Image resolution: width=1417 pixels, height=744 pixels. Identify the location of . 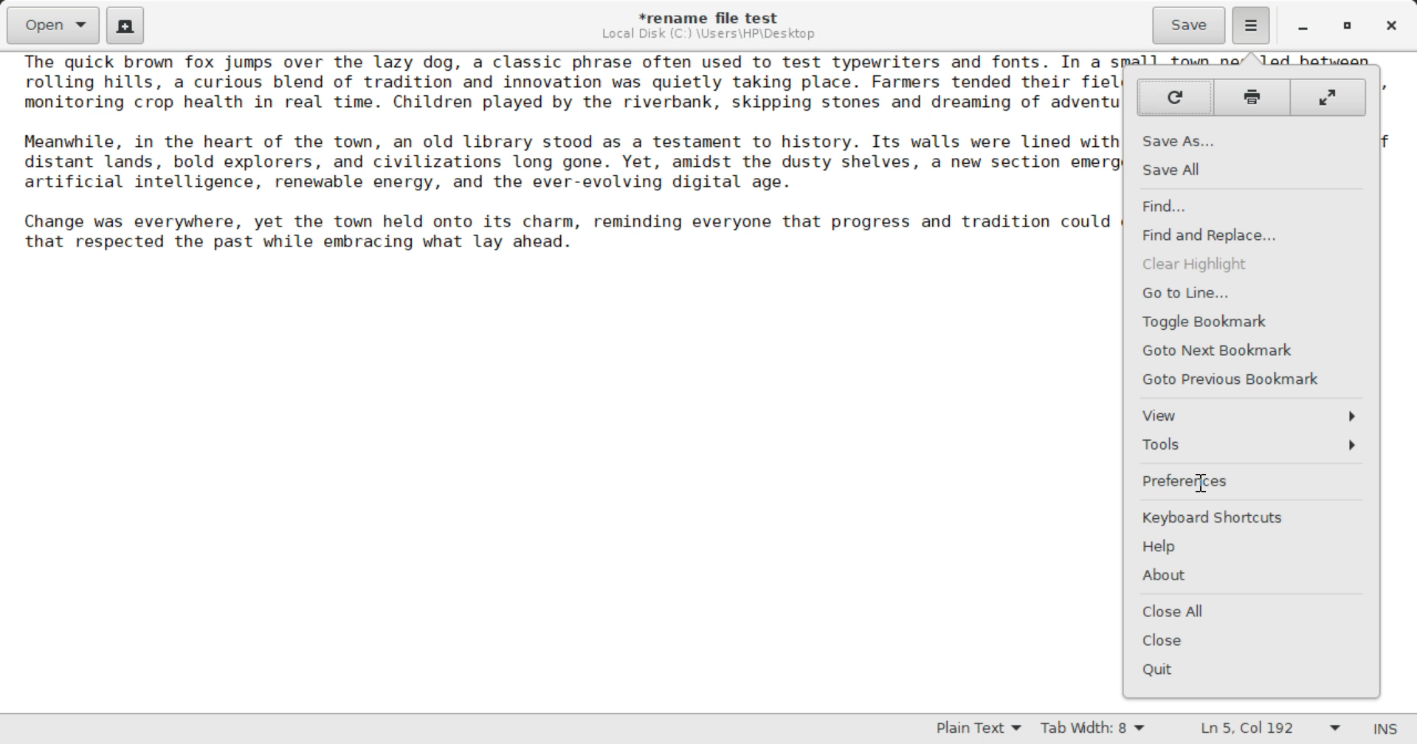
(1252, 444).